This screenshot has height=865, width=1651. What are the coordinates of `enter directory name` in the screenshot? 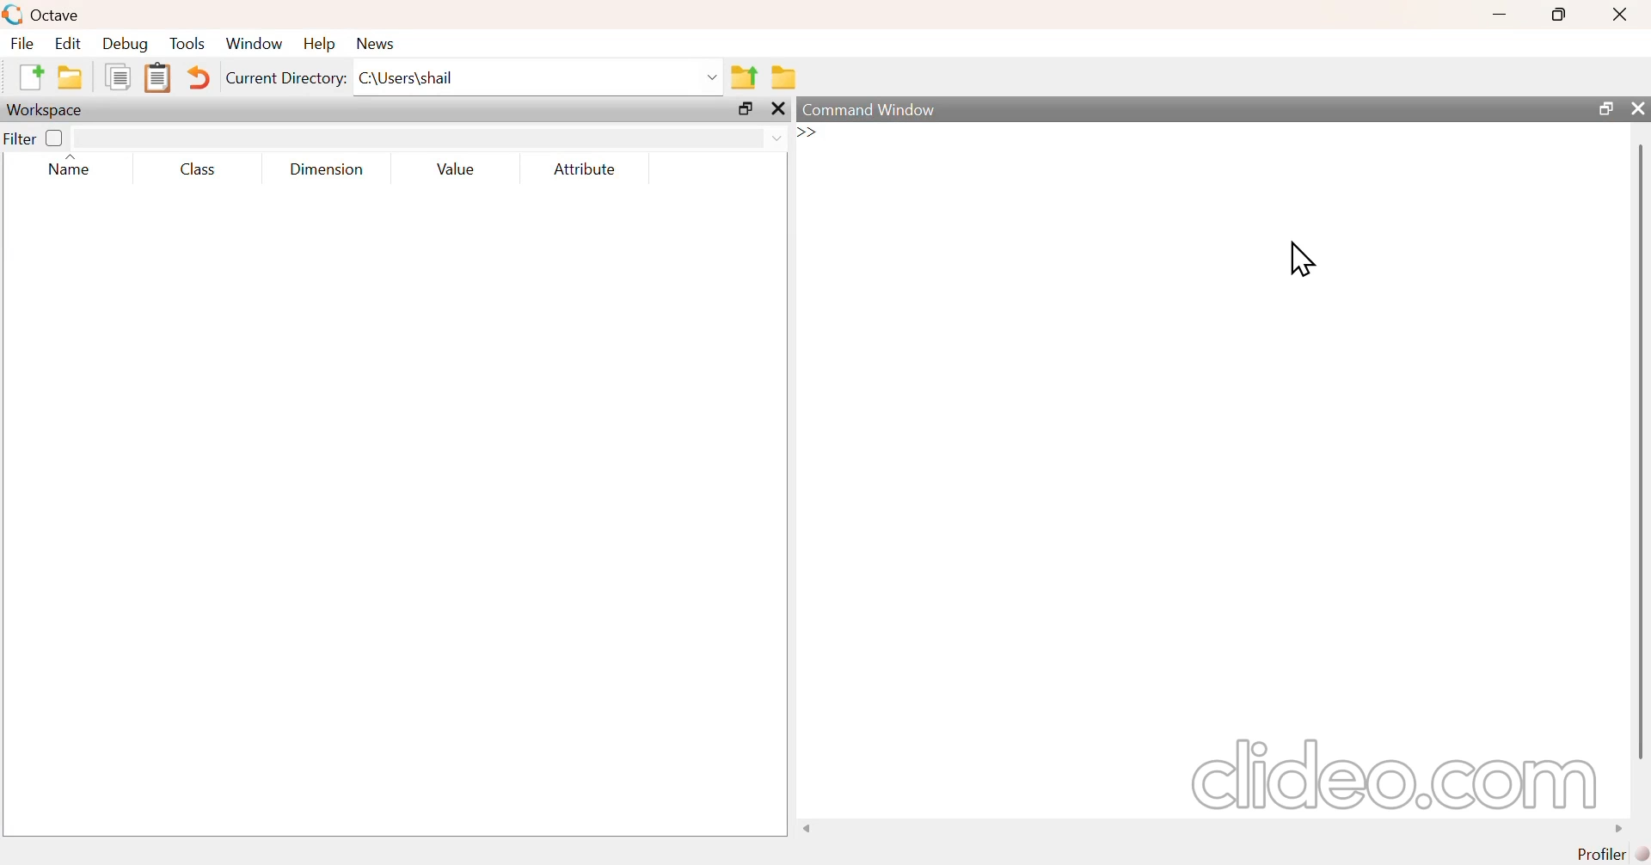 It's located at (537, 79).